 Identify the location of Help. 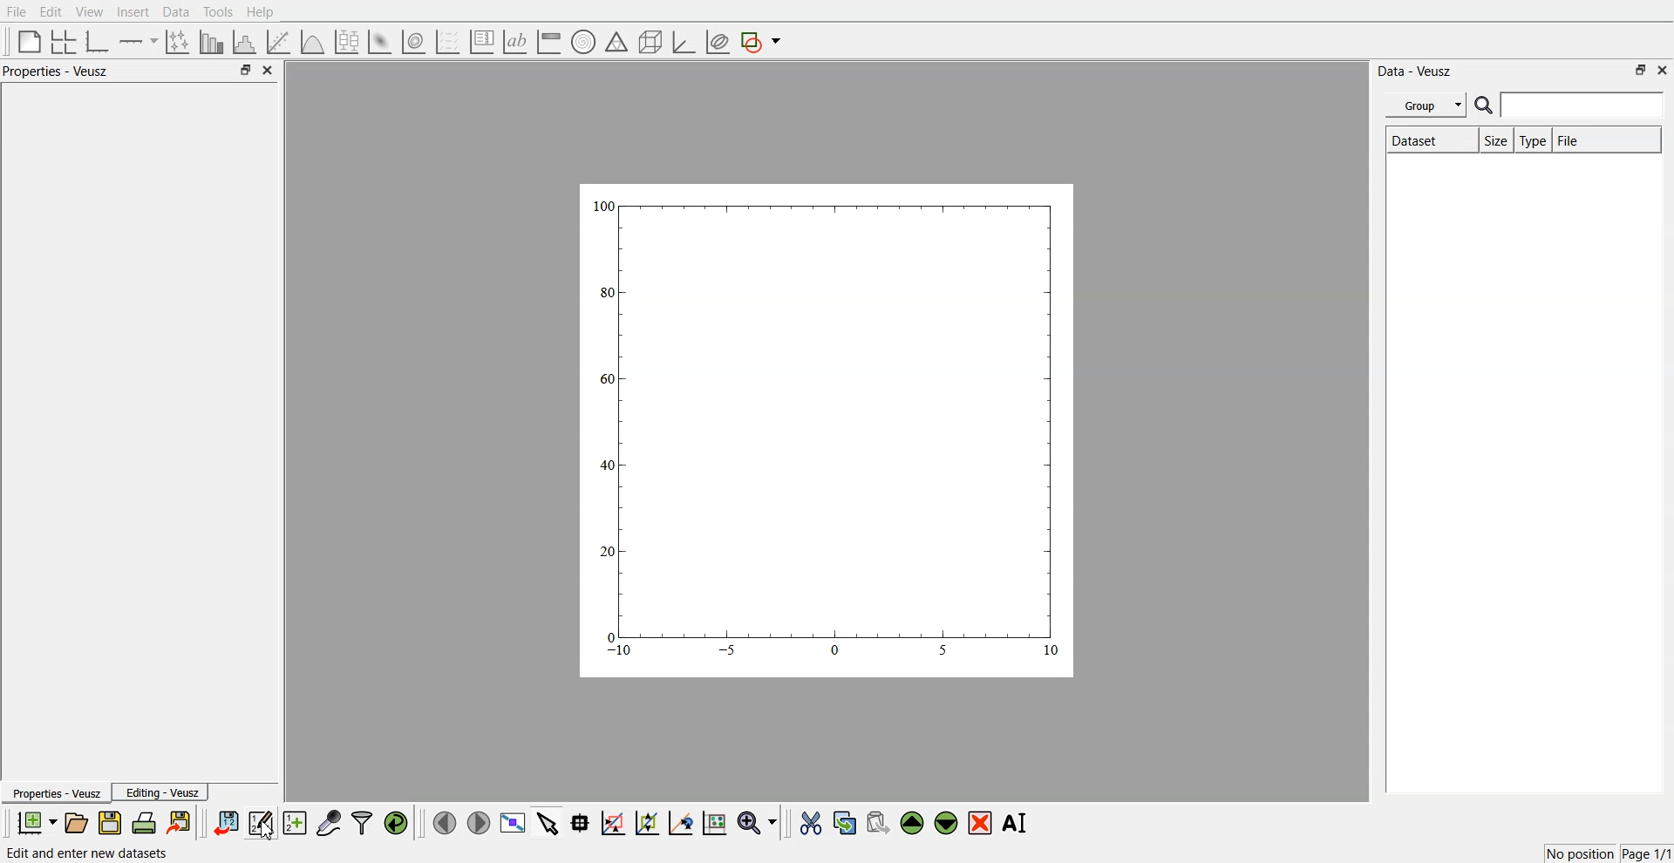
(266, 14).